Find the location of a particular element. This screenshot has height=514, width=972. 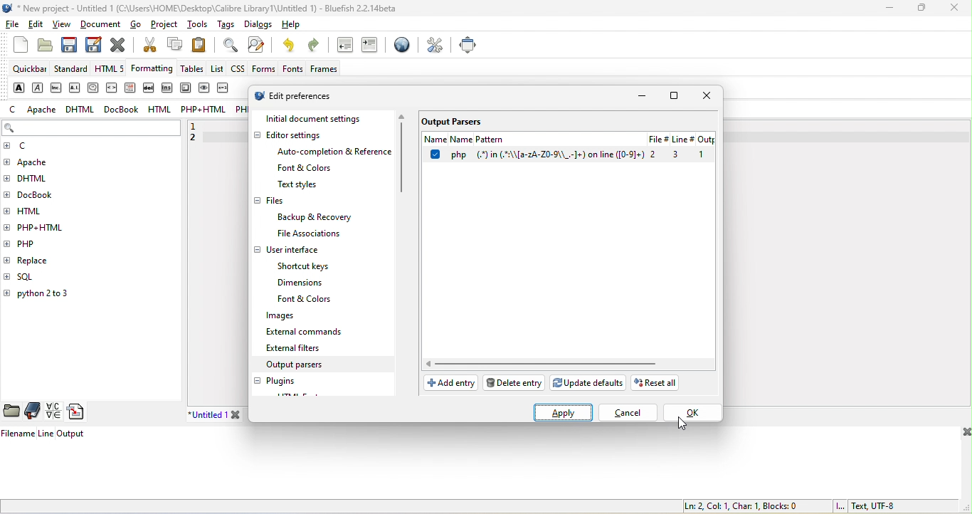

apache is located at coordinates (41, 108).